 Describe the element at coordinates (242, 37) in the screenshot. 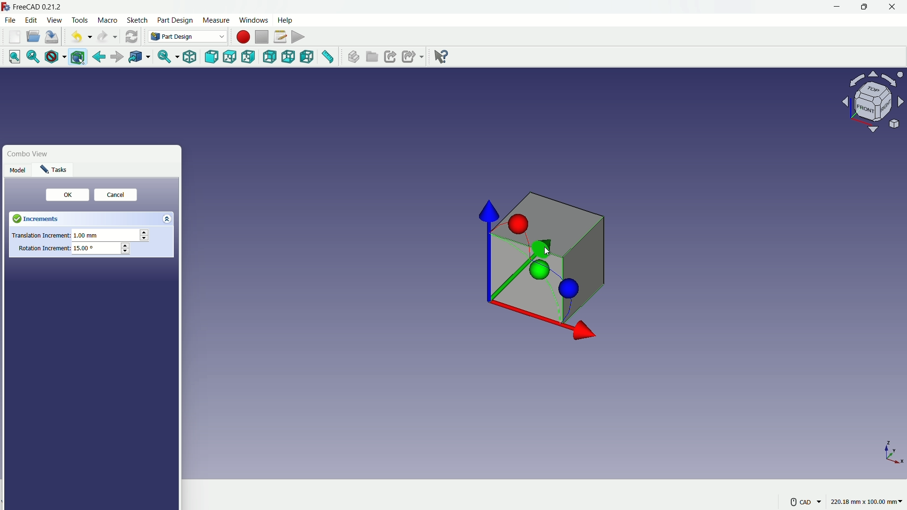

I see `start macros` at that location.